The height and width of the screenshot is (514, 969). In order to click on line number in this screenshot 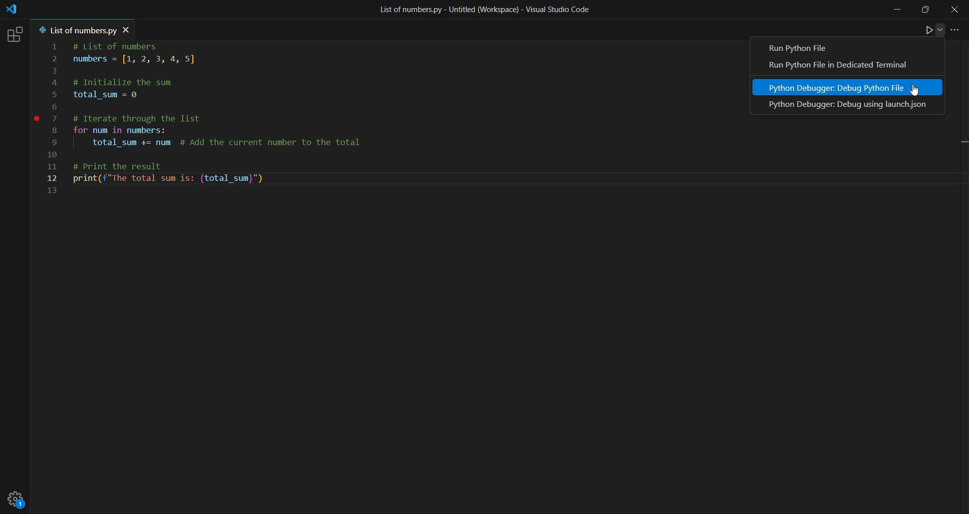, I will do `click(57, 120)`.